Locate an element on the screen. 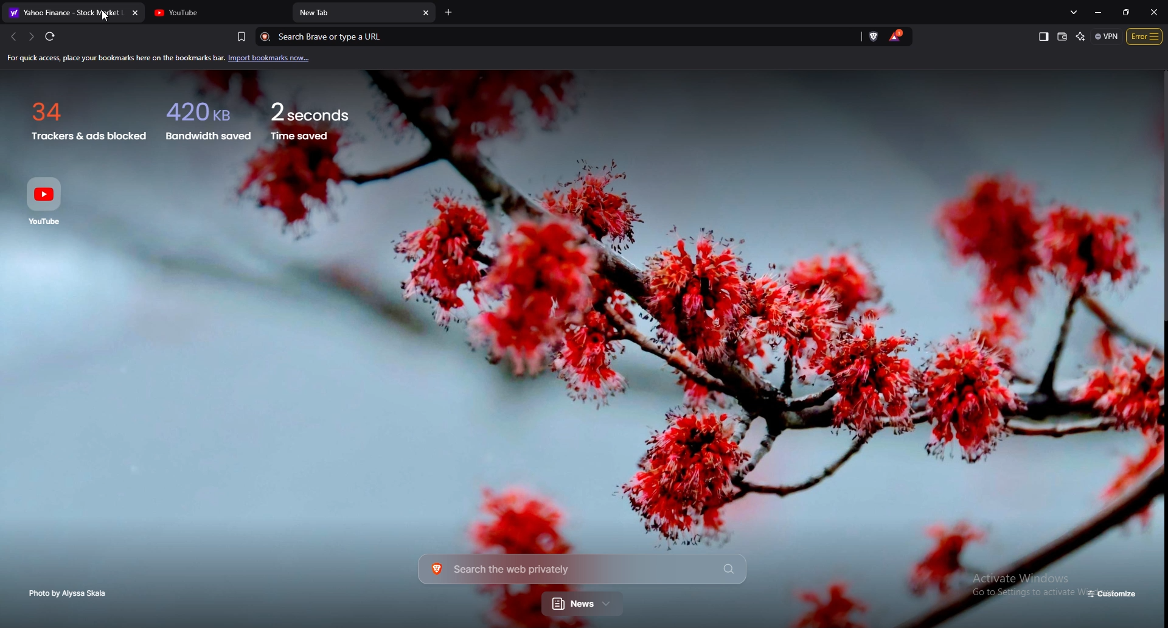 The height and width of the screenshot is (628, 1168). options is located at coordinates (1145, 36).